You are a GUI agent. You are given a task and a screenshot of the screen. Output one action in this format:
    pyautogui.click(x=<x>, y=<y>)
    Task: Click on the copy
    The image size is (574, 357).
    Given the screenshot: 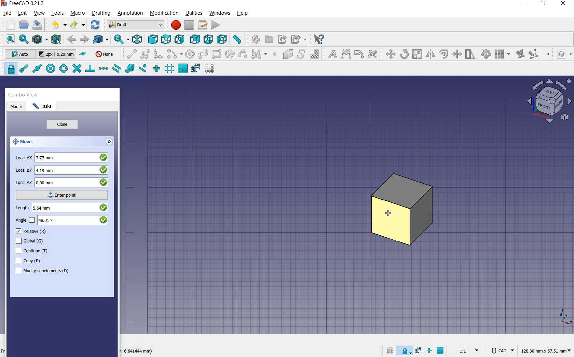 What is the action you would take?
    pyautogui.click(x=29, y=261)
    